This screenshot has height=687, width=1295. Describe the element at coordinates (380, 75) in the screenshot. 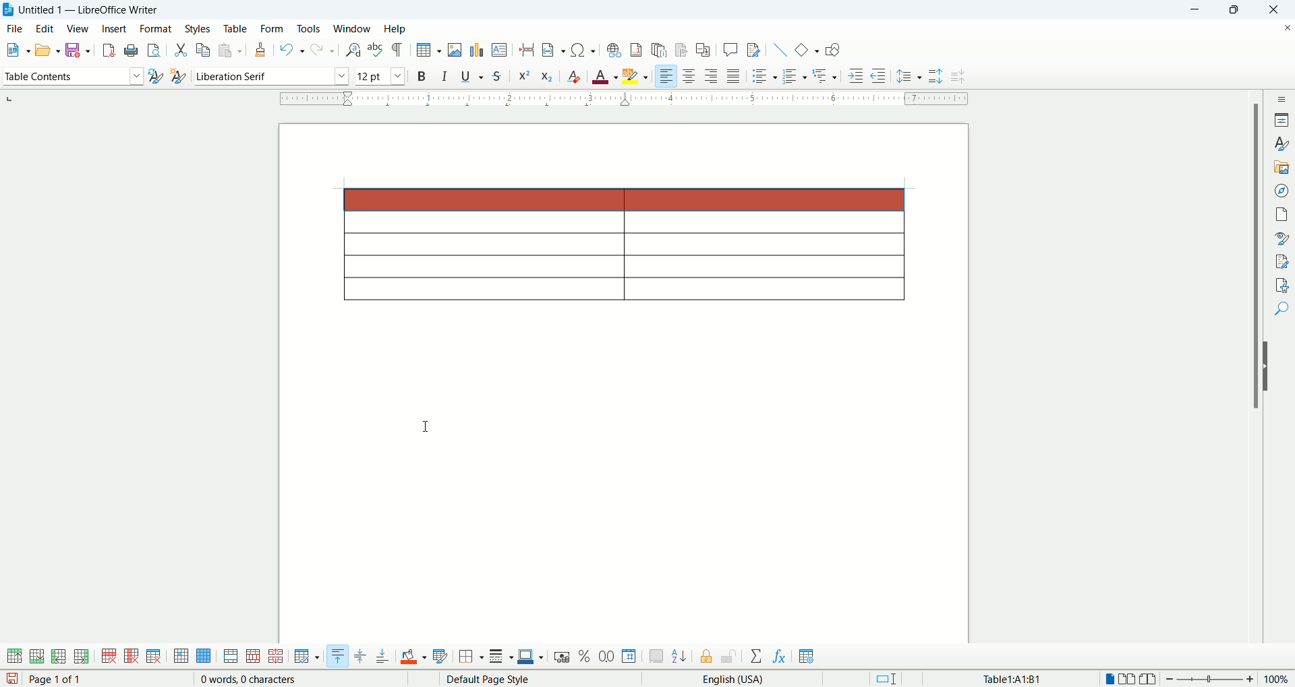

I see `font size` at that location.